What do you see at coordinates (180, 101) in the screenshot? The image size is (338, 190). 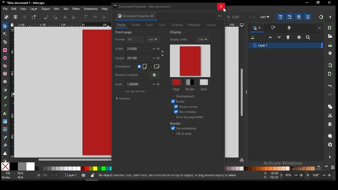 I see `border` at bounding box center [180, 101].